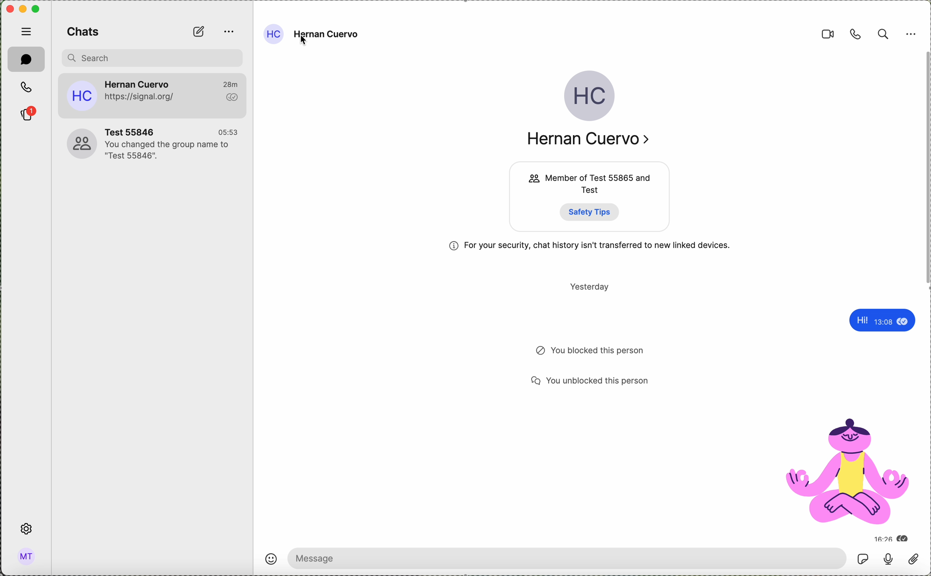 The width and height of the screenshot is (931, 576). I want to click on cursor, so click(304, 42).